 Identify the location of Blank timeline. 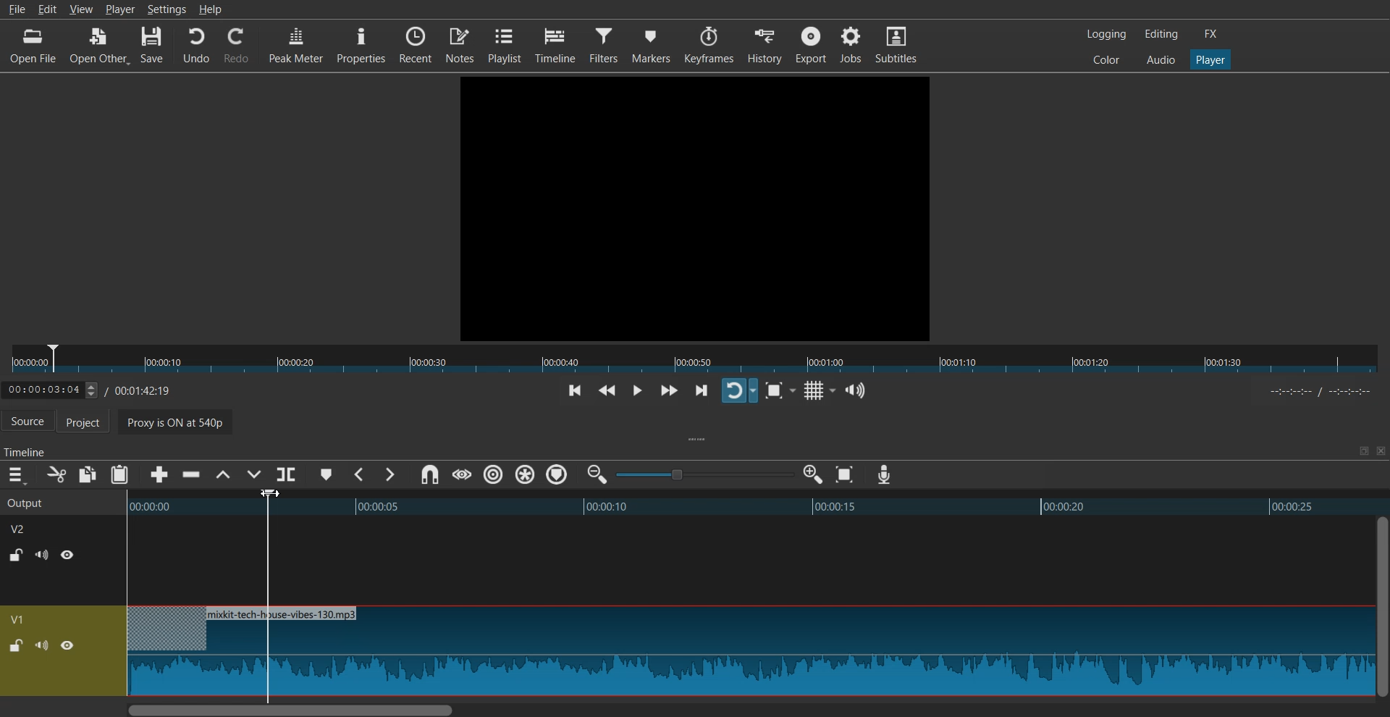
(748, 561).